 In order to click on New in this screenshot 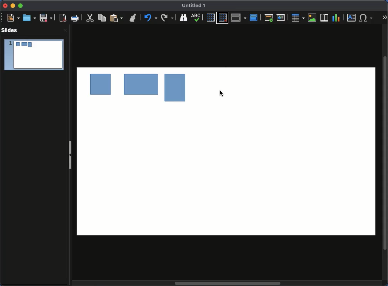, I will do `click(11, 18)`.